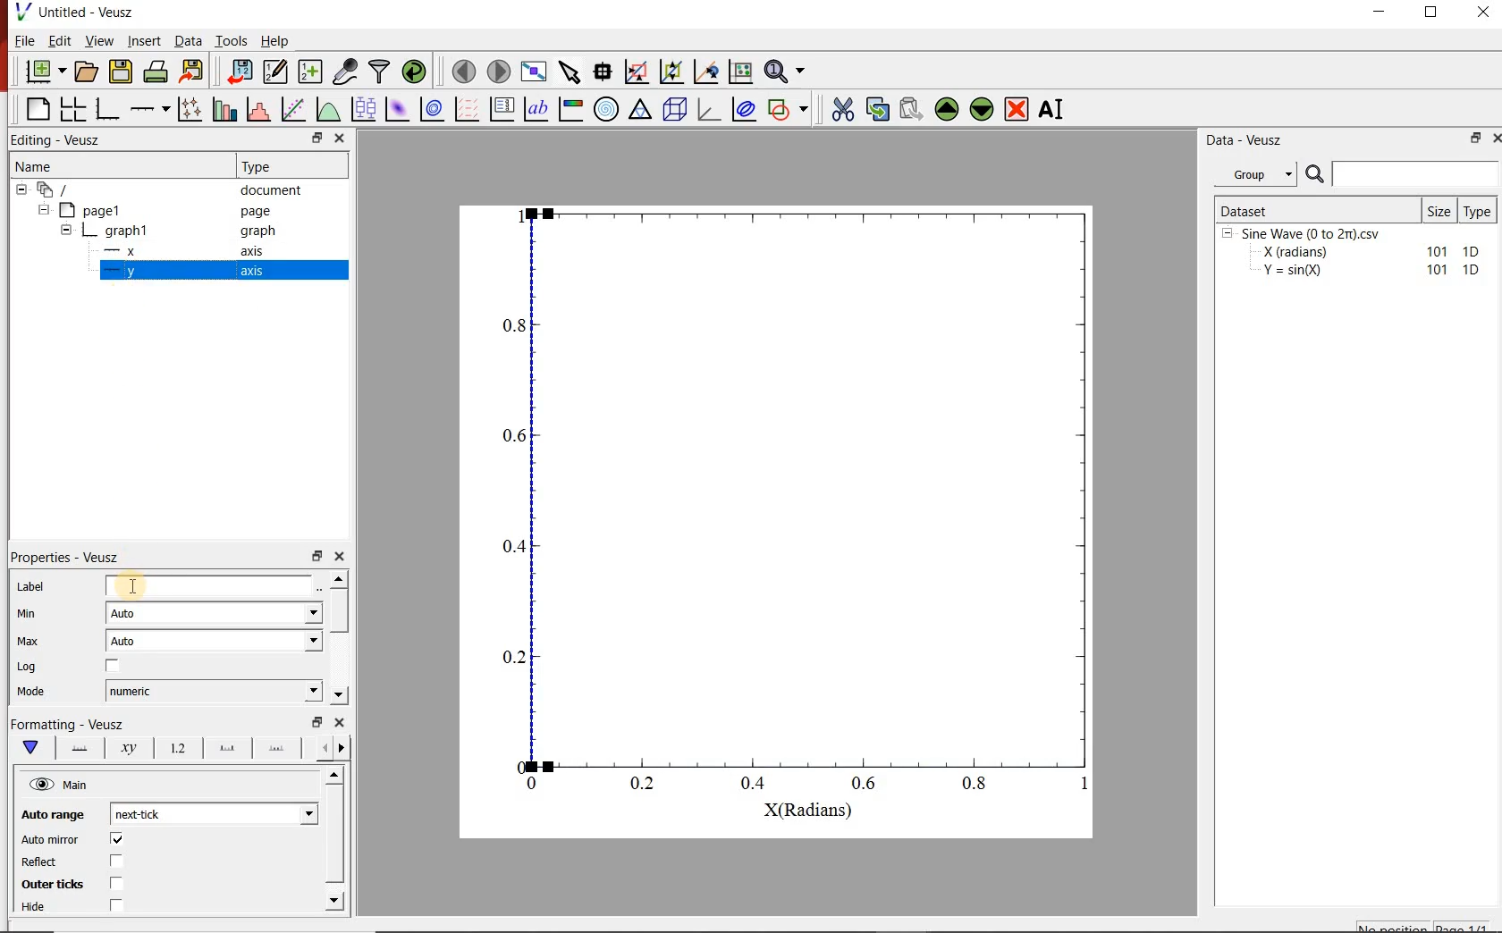 This screenshot has height=933, width=1502. Describe the element at coordinates (232, 40) in the screenshot. I see `Tools` at that location.